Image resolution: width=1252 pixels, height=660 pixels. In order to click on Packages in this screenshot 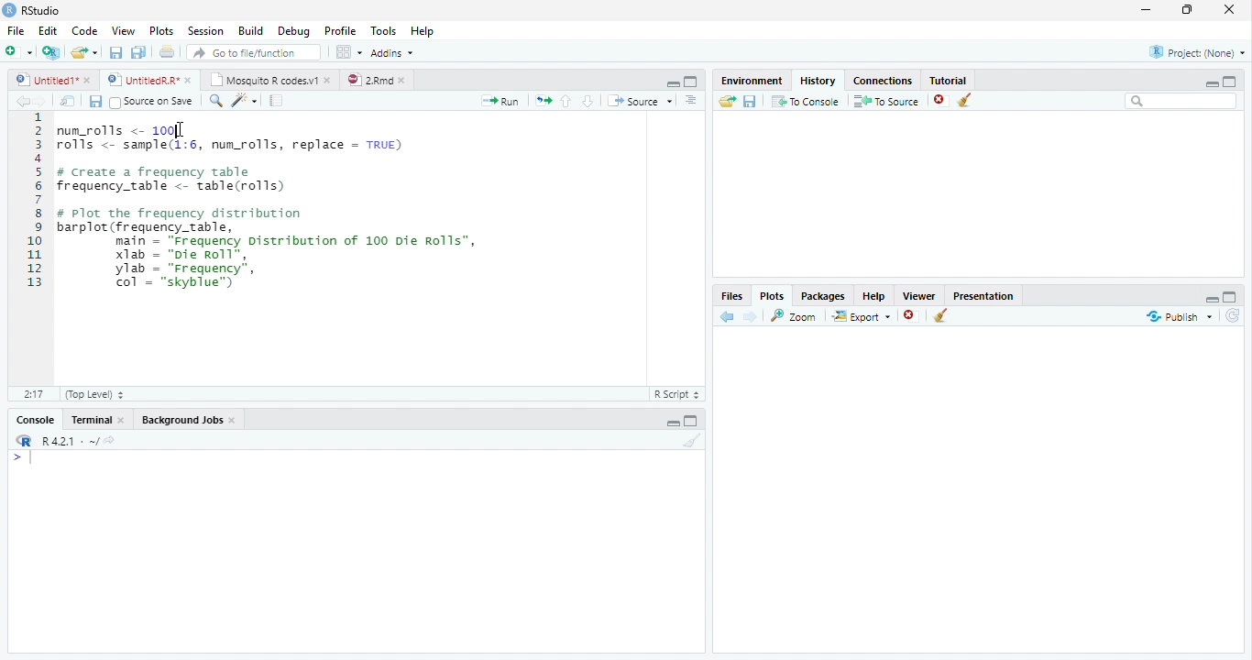, I will do `click(824, 295)`.